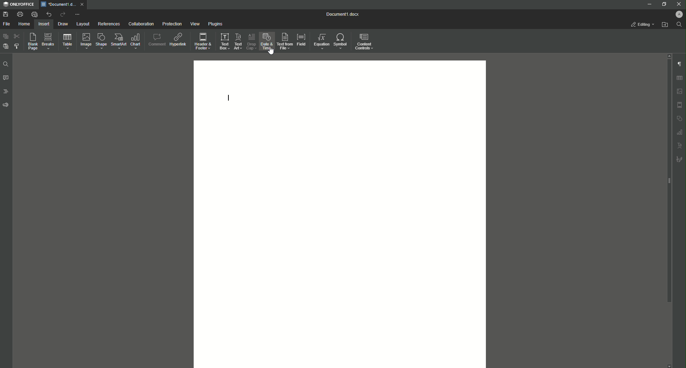 The height and width of the screenshot is (368, 686). Describe the element at coordinates (6, 105) in the screenshot. I see `Feedback` at that location.